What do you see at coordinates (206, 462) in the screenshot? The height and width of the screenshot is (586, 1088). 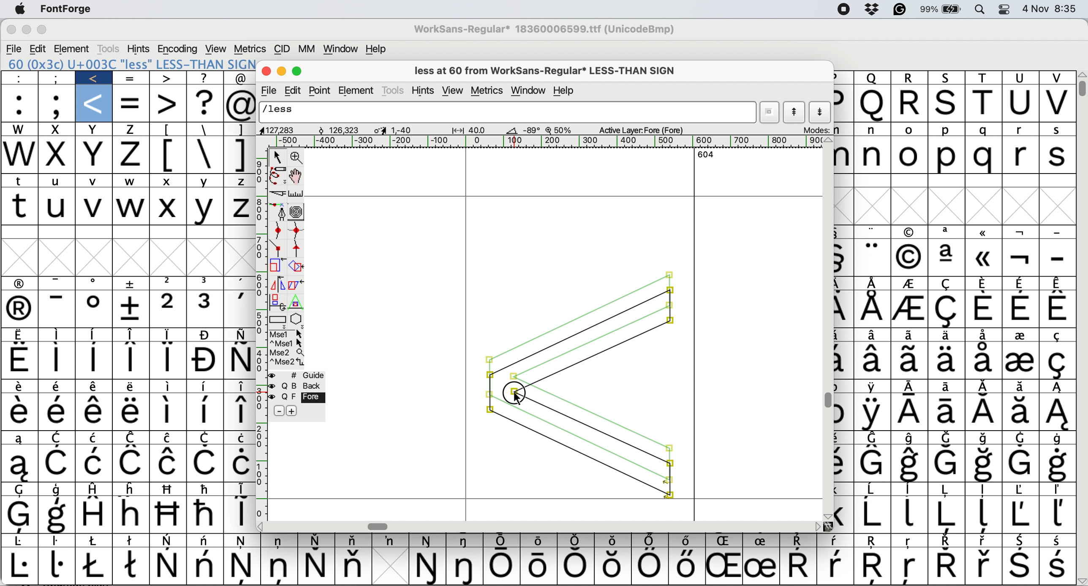 I see `Symbol` at bounding box center [206, 462].